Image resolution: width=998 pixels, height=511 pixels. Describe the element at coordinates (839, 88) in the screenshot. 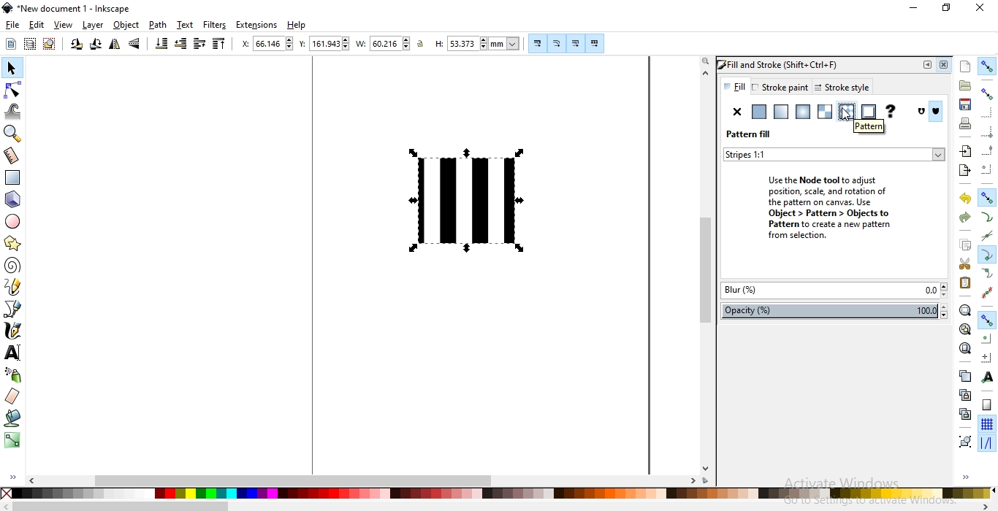

I see `stroke style` at that location.